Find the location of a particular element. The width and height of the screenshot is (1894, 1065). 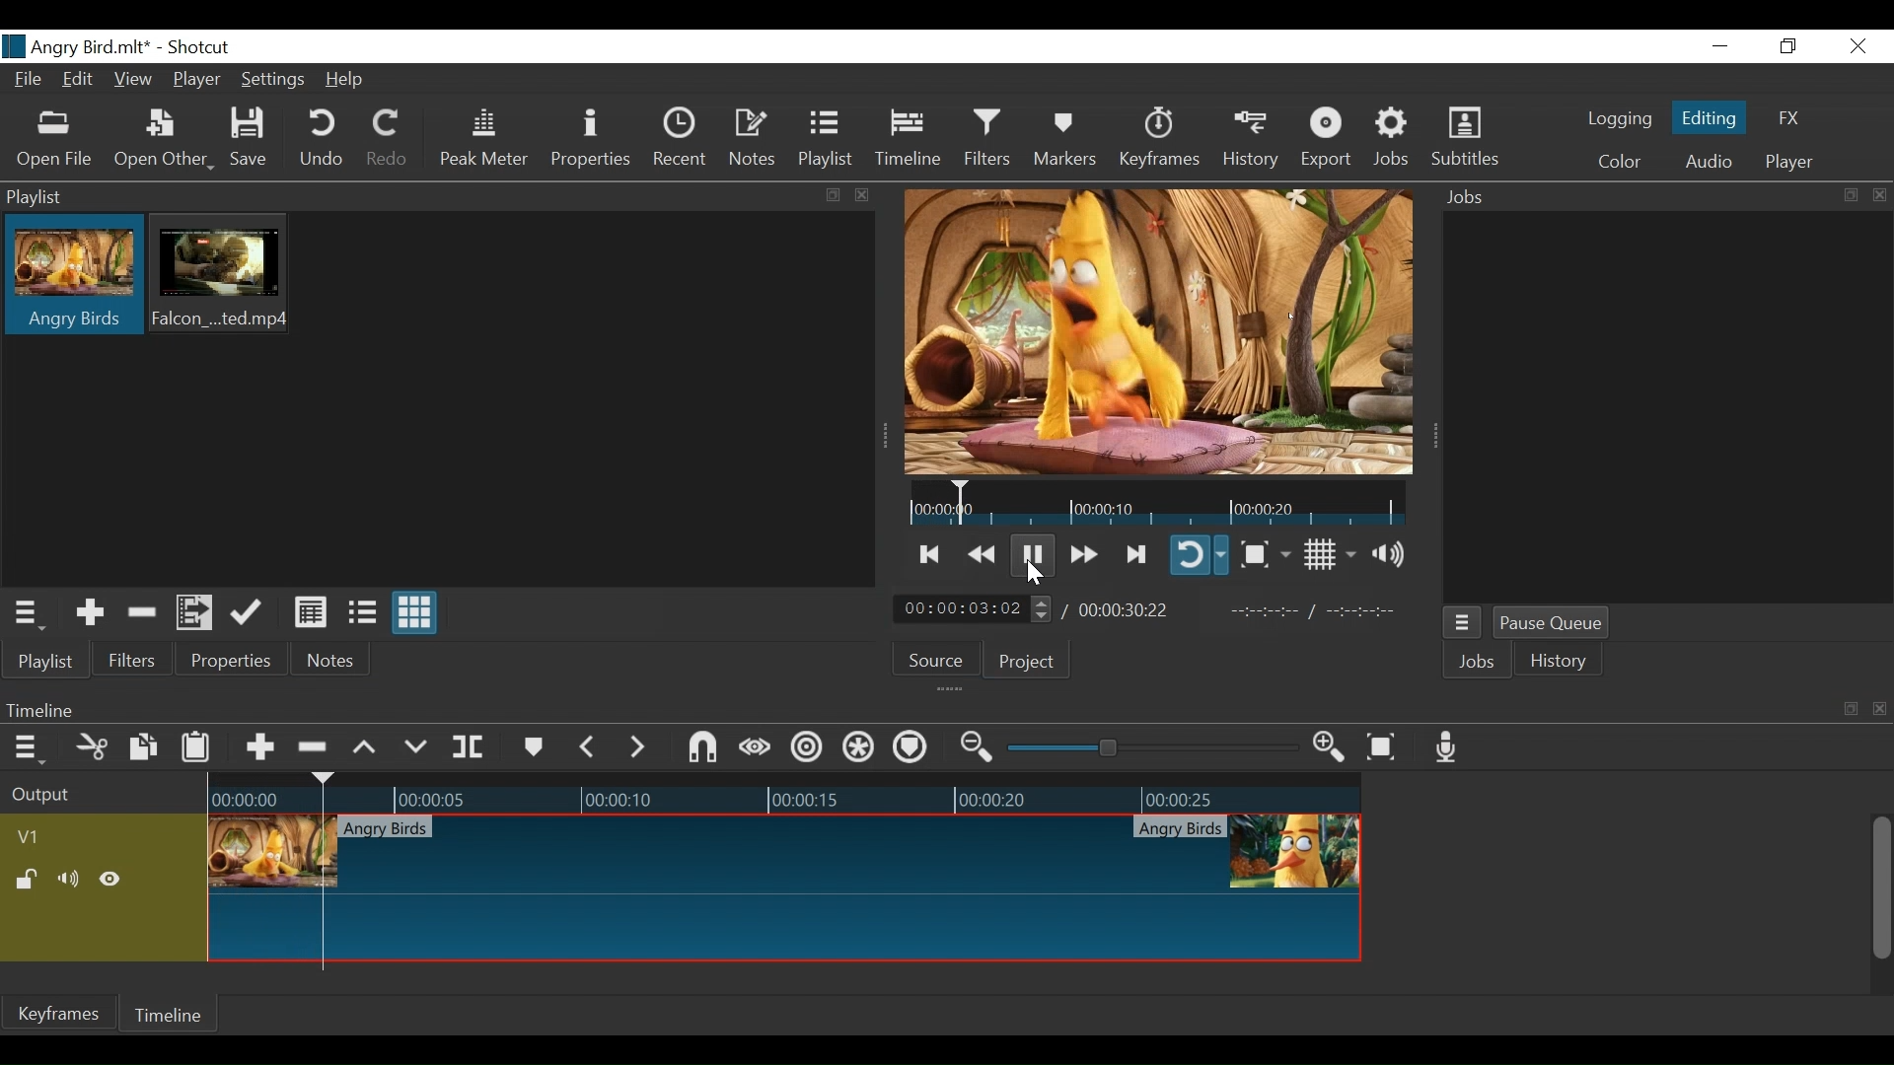

Player is located at coordinates (197, 82).